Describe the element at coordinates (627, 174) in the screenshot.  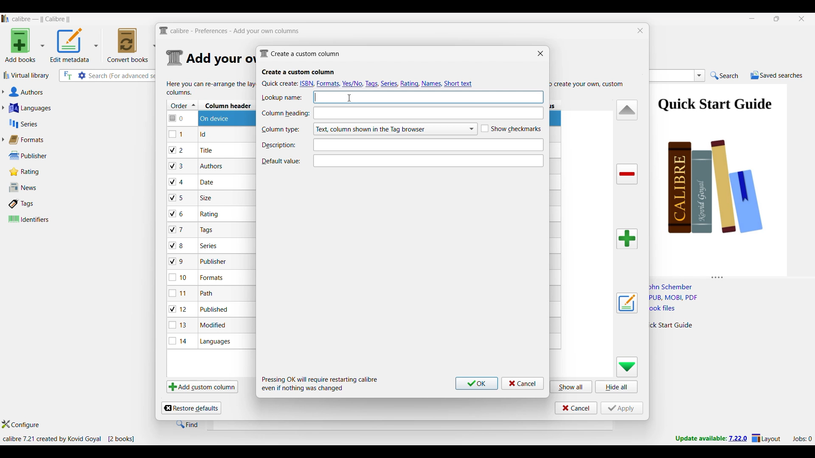
I see `Delete column` at that location.